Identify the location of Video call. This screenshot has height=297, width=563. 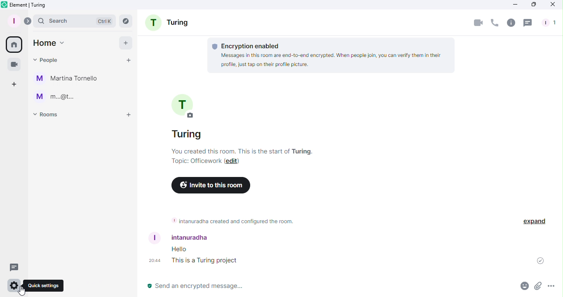
(477, 24).